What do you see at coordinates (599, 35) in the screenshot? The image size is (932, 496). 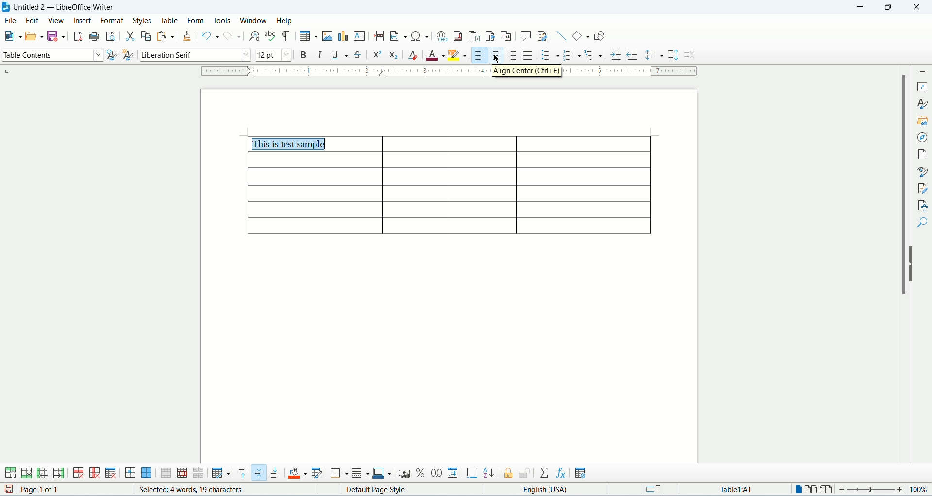 I see `draw functions` at bounding box center [599, 35].